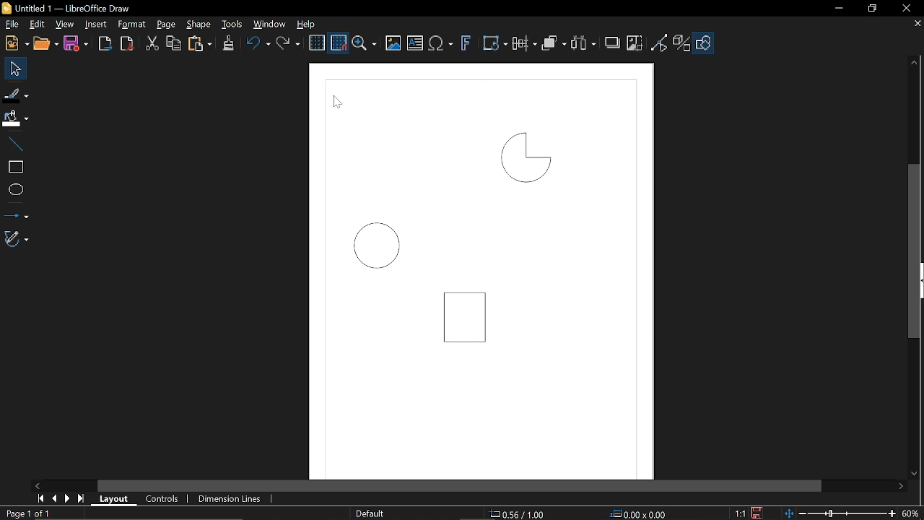 This screenshot has width=924, height=520. Describe the element at coordinates (96, 23) in the screenshot. I see `Insert` at that location.